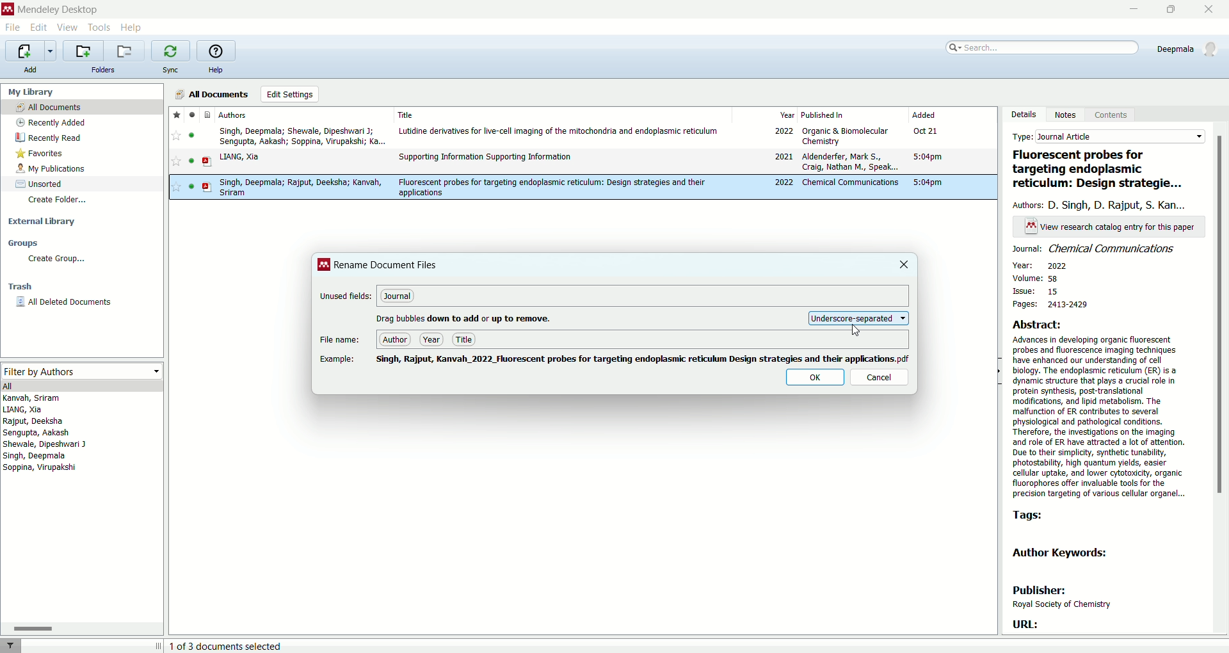 This screenshot has height=653, width=1229. Describe the element at coordinates (39, 222) in the screenshot. I see `external library` at that location.